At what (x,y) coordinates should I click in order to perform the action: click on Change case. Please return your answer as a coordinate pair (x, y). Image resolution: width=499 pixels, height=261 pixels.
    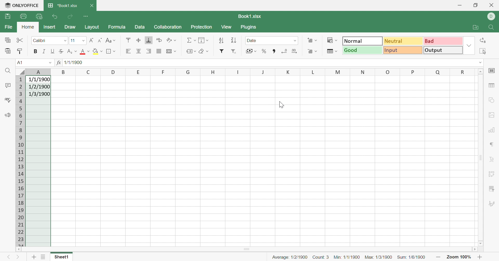
    Looking at the image, I should click on (111, 40).